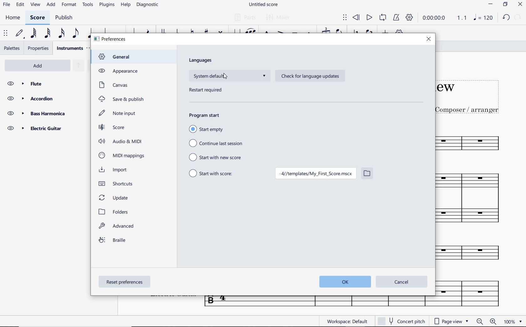 The width and height of the screenshot is (526, 327). I want to click on import, so click(115, 170).